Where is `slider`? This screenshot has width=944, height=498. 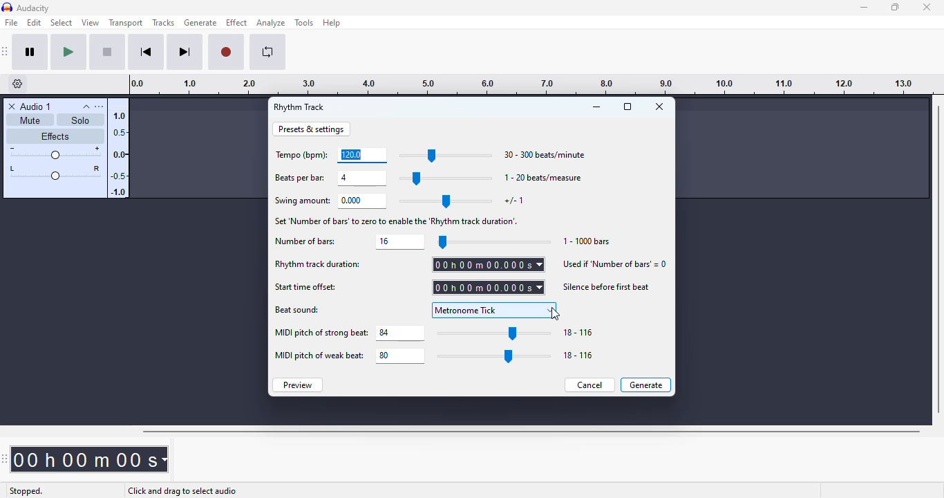
slider is located at coordinates (446, 155).